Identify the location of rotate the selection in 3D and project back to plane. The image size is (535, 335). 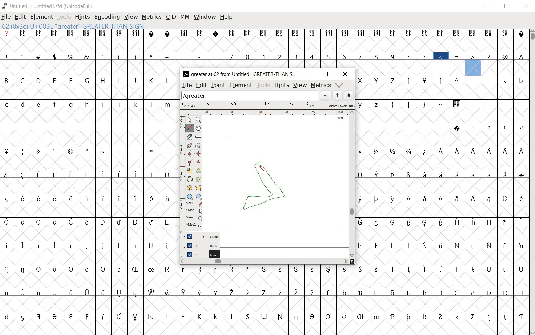
(190, 187).